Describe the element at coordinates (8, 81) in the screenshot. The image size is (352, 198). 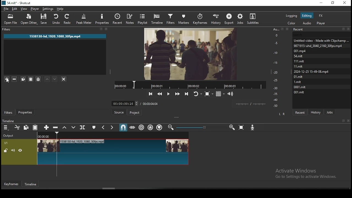
I see `cursor` at that location.